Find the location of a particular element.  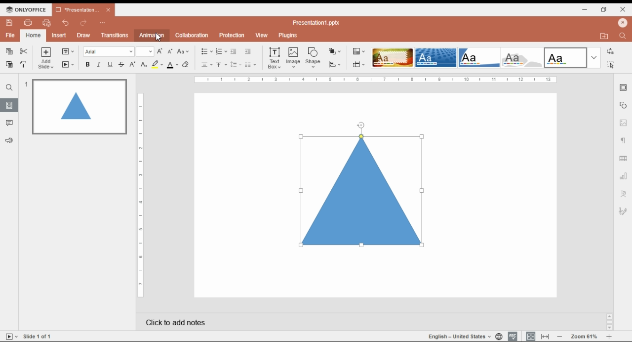

copy style is located at coordinates (24, 64).